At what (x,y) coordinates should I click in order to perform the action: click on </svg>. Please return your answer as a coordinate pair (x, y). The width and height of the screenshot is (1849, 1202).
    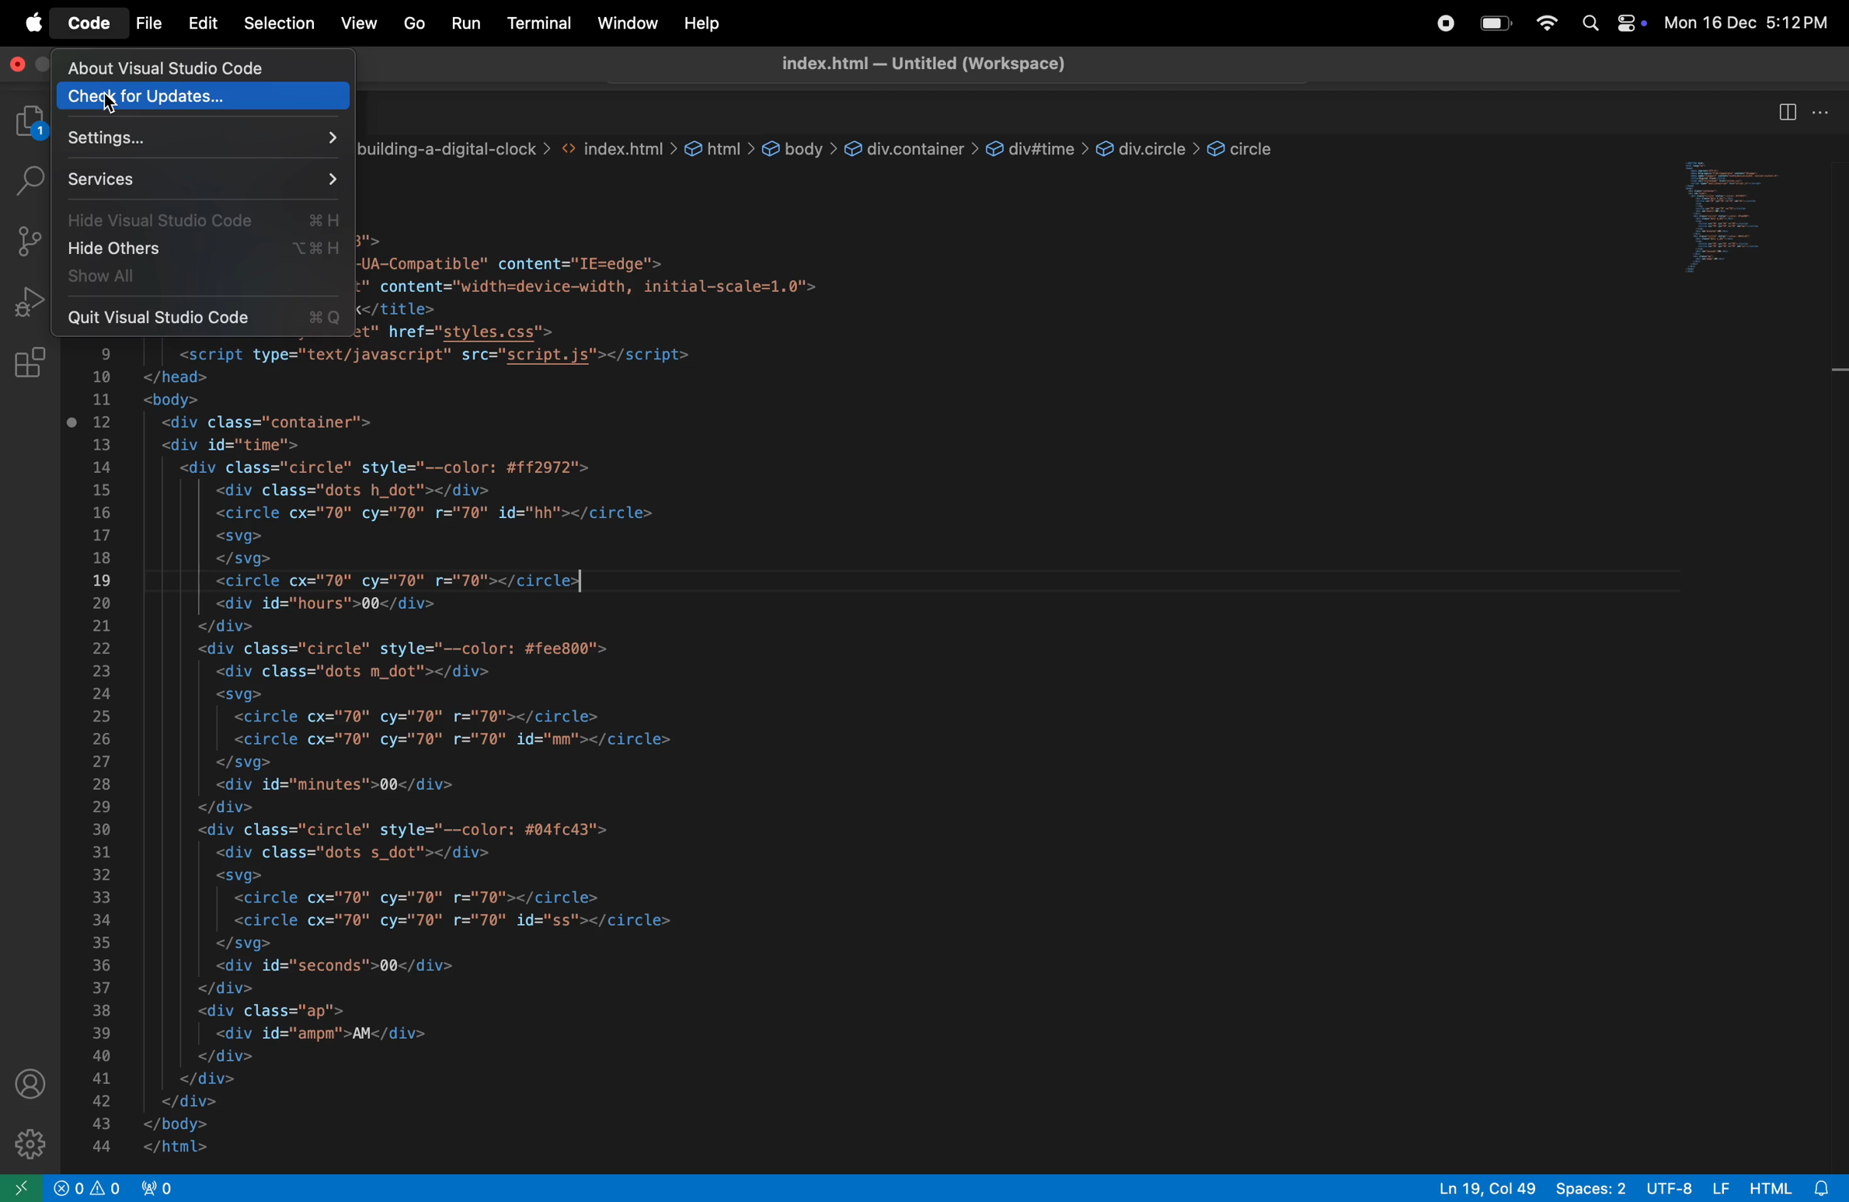
    Looking at the image, I should click on (235, 943).